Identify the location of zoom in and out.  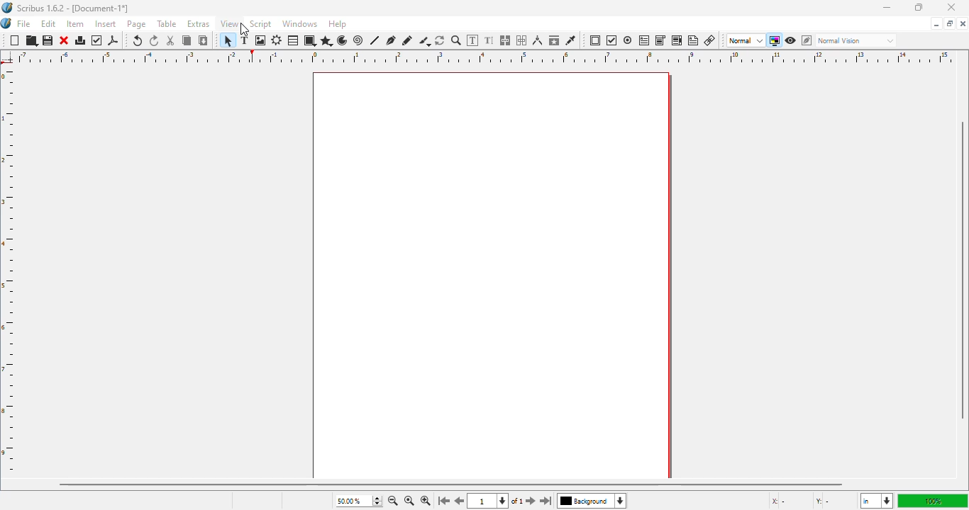
(376, 501).